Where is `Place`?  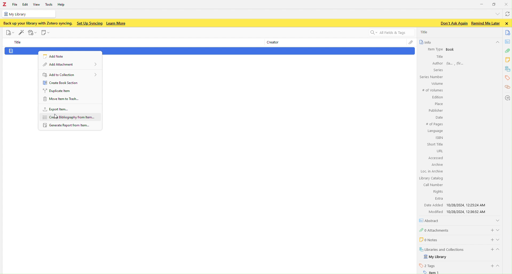
Place is located at coordinates (438, 104).